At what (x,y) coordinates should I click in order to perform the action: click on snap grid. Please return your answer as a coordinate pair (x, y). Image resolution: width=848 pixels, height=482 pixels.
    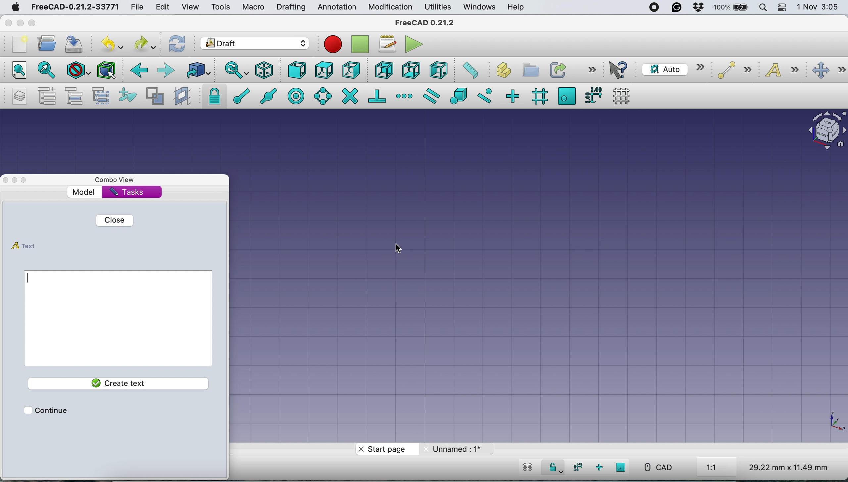
    Looking at the image, I should click on (538, 97).